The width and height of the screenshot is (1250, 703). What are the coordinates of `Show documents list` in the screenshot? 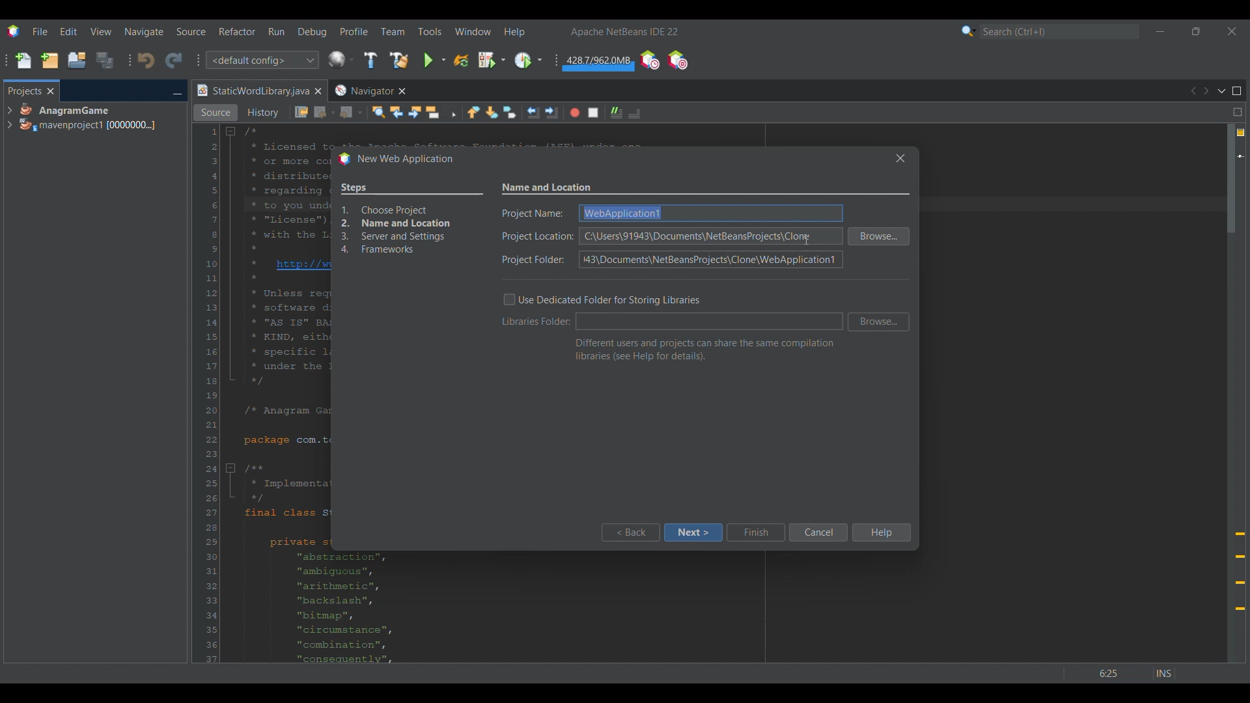 It's located at (1221, 90).